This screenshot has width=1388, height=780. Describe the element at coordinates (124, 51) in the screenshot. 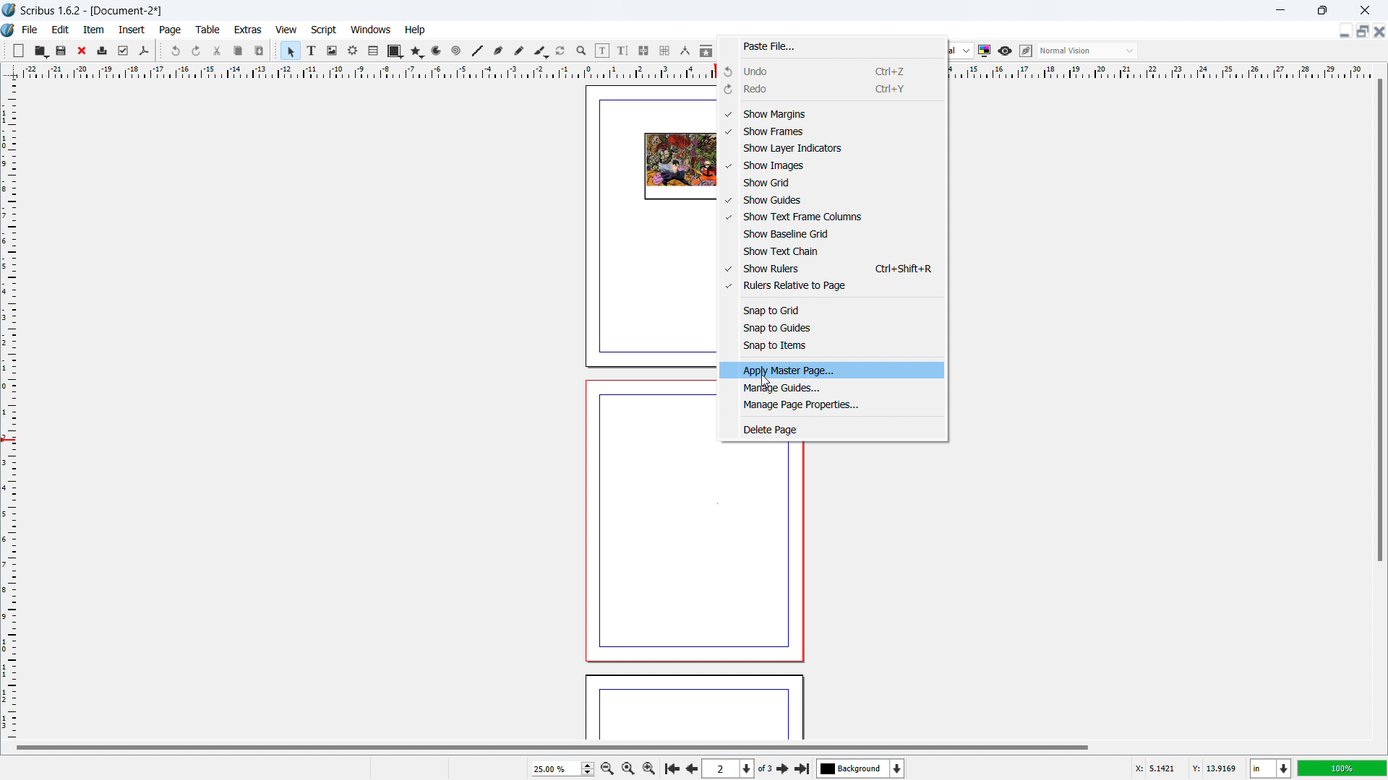

I see `preflight checkbox` at that location.